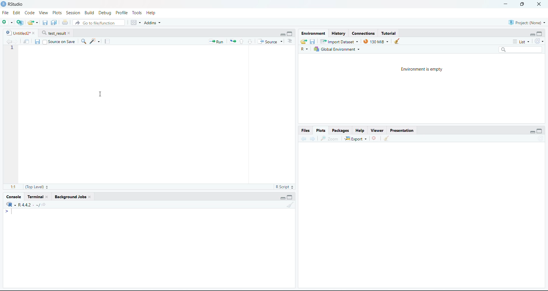 The width and height of the screenshot is (548, 291). What do you see at coordinates (39, 196) in the screenshot?
I see `Terminal` at bounding box center [39, 196].